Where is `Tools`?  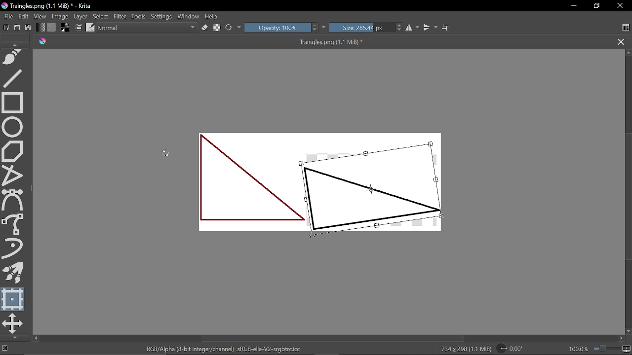
Tools is located at coordinates (139, 16).